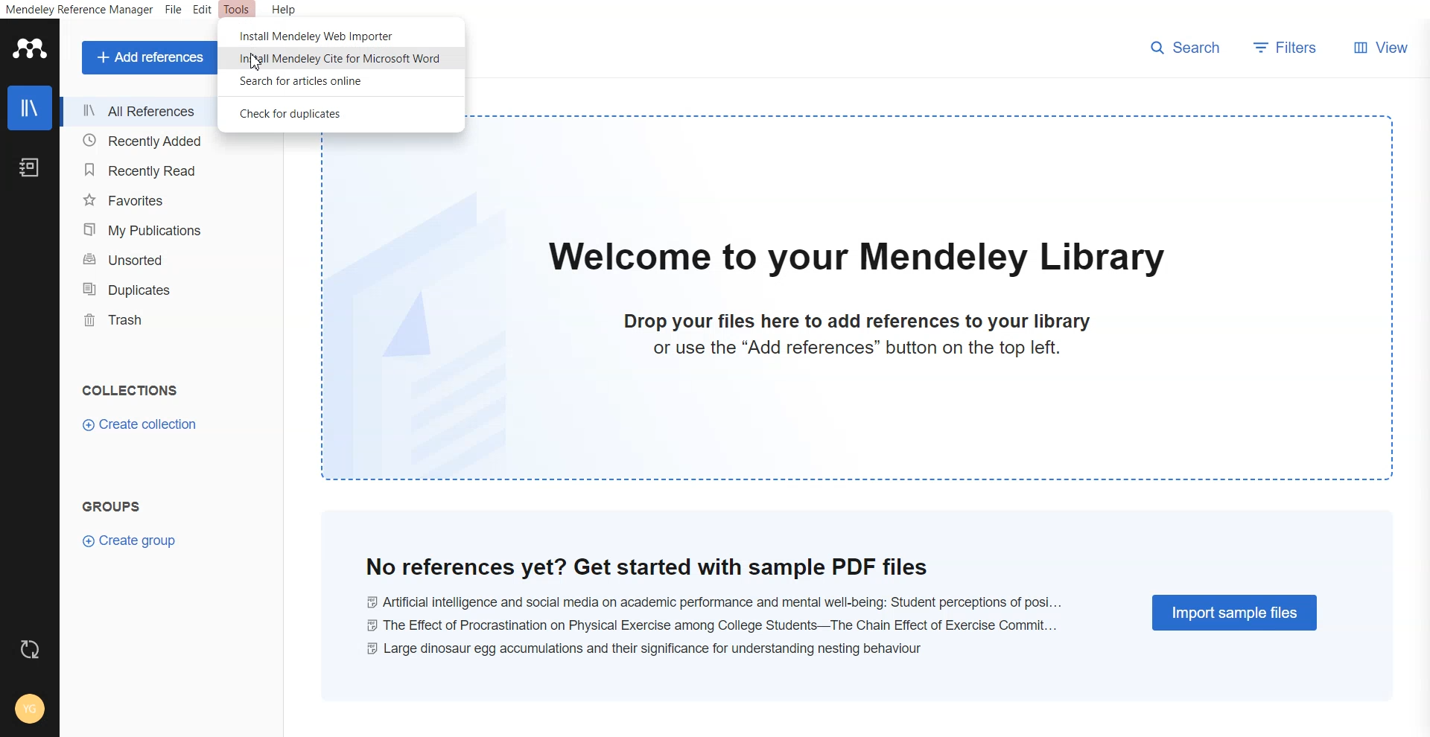  What do you see at coordinates (1186, 50) in the screenshot?
I see `Search` at bounding box center [1186, 50].